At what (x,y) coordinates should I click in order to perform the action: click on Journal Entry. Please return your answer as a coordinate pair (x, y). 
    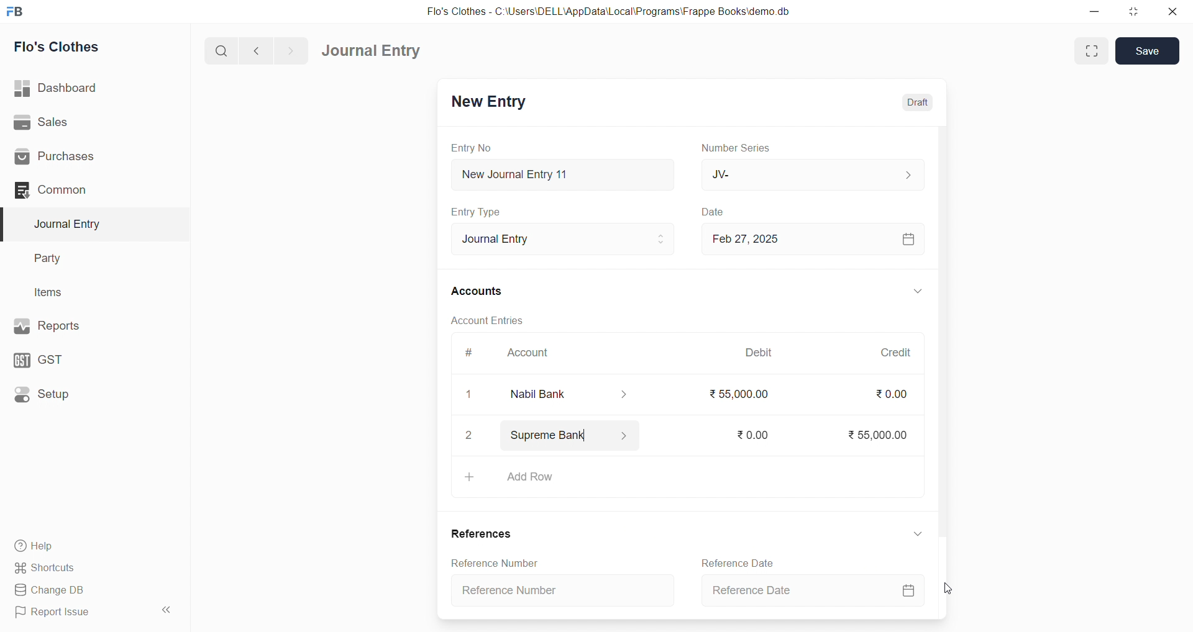
    Looking at the image, I should click on (372, 50).